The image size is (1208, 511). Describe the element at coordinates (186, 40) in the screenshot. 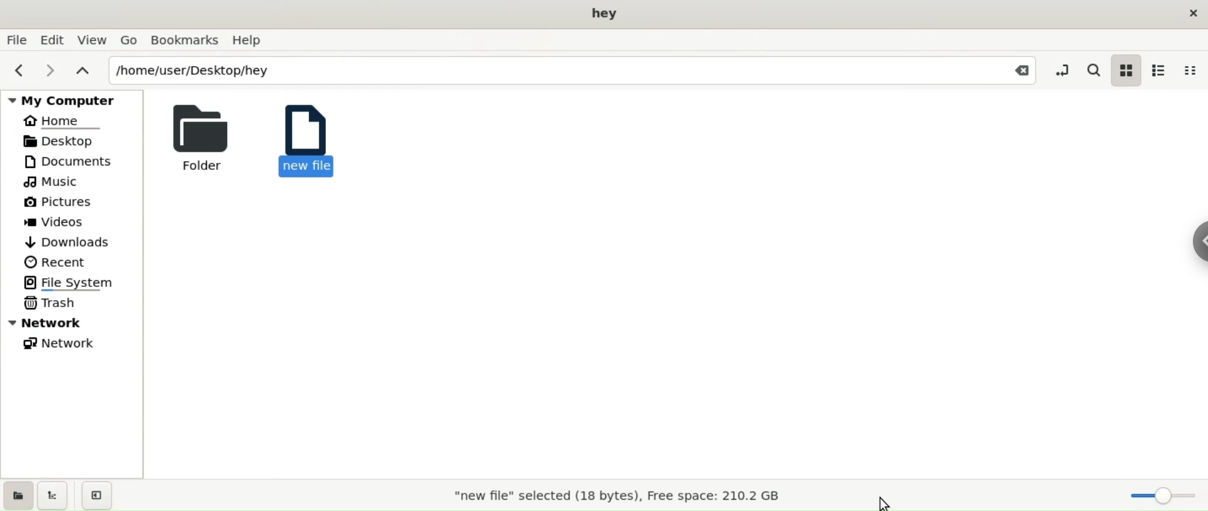

I see `Bookmarks` at that location.